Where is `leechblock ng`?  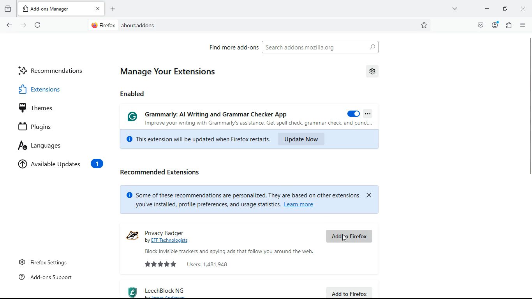 leechblock ng is located at coordinates (167, 290).